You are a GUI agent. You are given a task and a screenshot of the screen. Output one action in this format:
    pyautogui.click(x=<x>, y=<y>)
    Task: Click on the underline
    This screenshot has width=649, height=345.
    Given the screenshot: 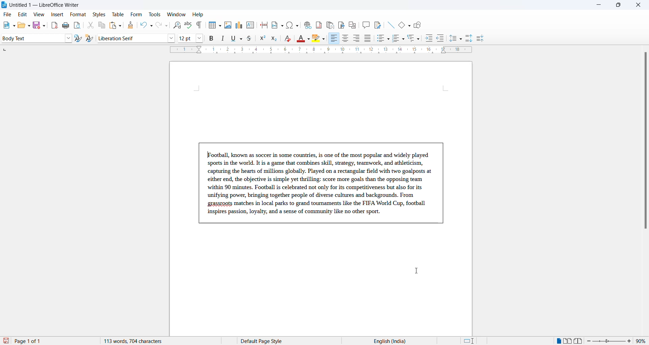 What is the action you would take?
    pyautogui.click(x=237, y=38)
    